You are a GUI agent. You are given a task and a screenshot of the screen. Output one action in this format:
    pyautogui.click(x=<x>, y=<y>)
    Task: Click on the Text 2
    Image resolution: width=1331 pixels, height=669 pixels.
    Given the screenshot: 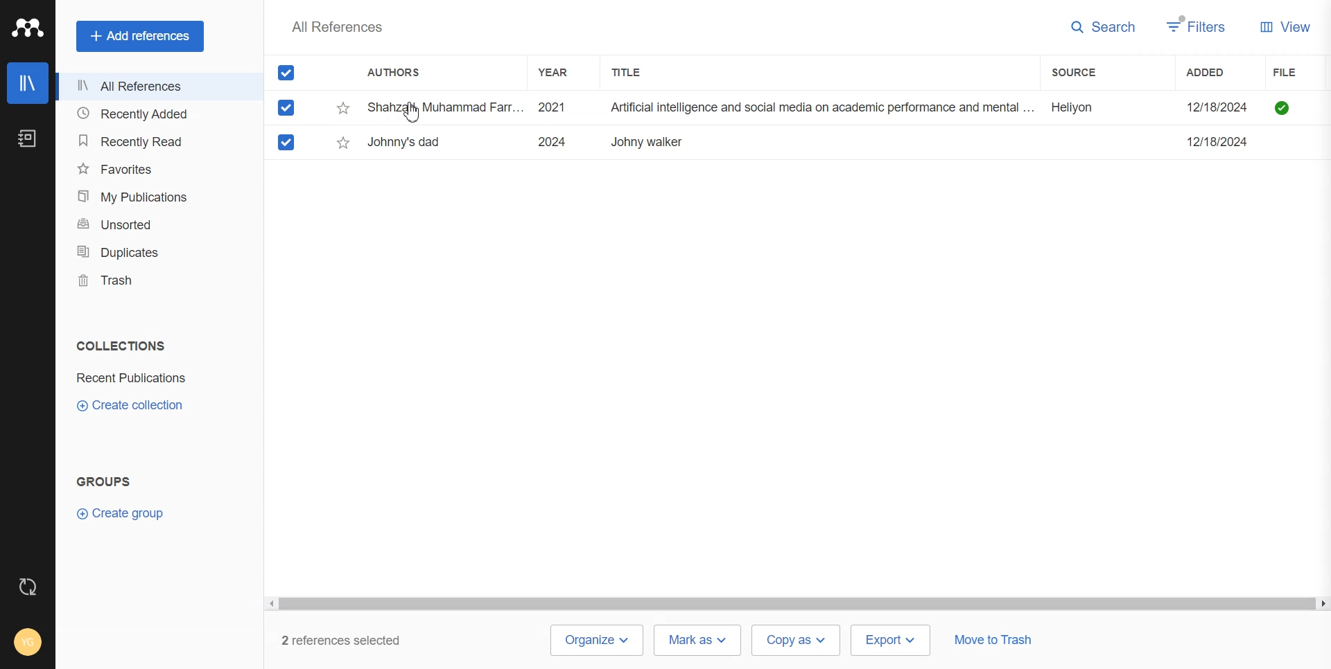 What is the action you would take?
    pyautogui.click(x=104, y=481)
    